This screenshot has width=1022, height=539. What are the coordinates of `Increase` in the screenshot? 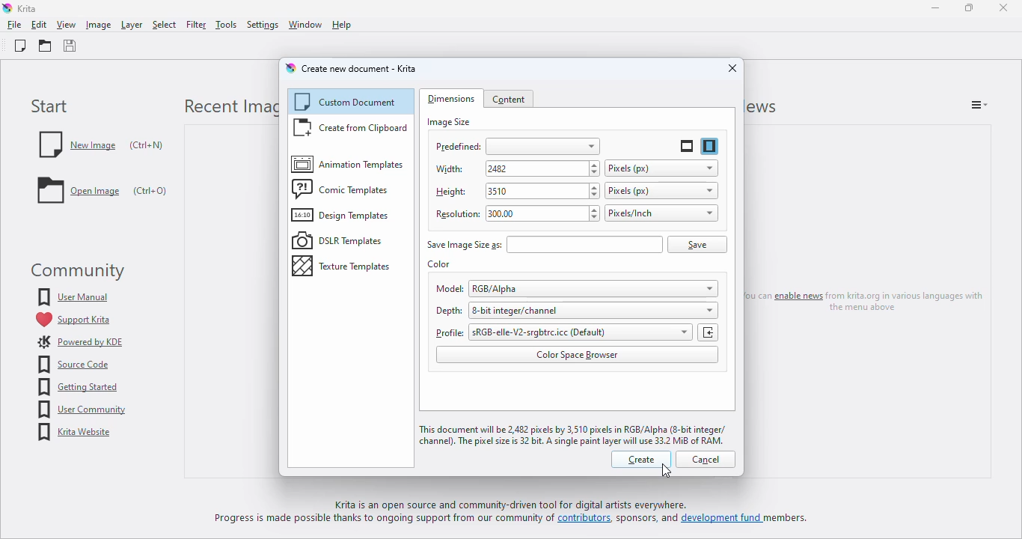 It's located at (592, 187).